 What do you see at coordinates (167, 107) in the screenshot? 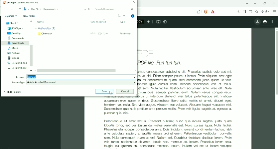
I see `accumsan eros quam of risus. Suspendisse hero odo, Mats st amet, akquet eget,
hendrerit vel, nulla. Sed vita augue. Aluam erat volutpat. Akcuam feugat wate ns
Suspendisse quis nulla prethim ant protium mols. Pron vel ku, sages at, egestas a.
Puviner quis, nisl,` at bounding box center [167, 107].